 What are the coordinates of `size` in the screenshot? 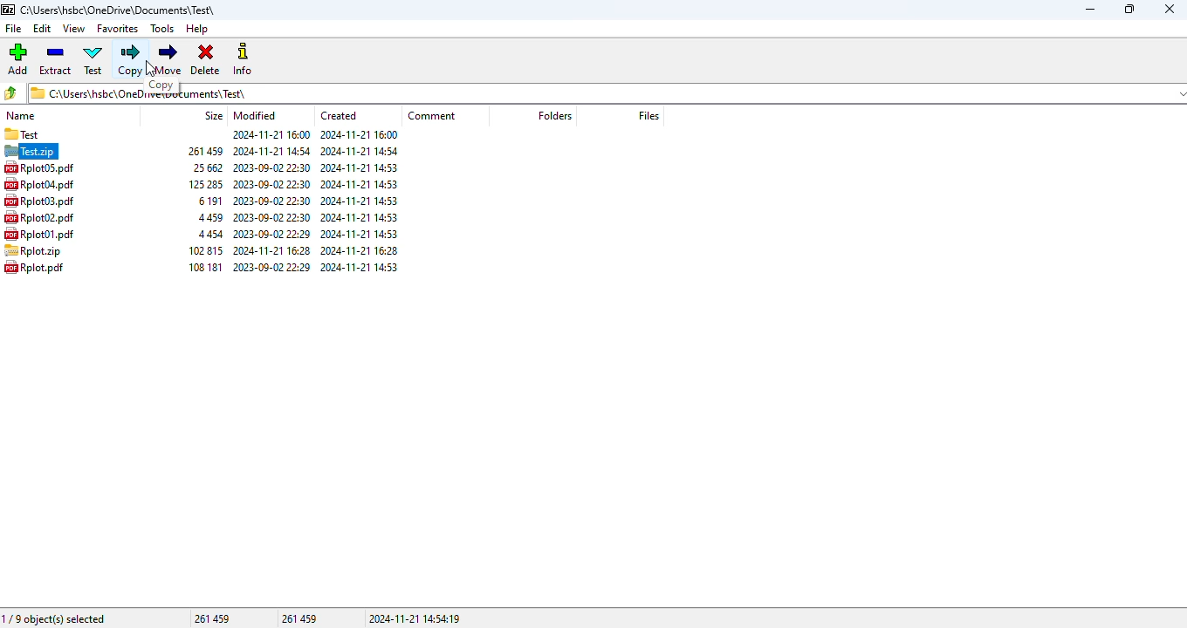 It's located at (210, 234).